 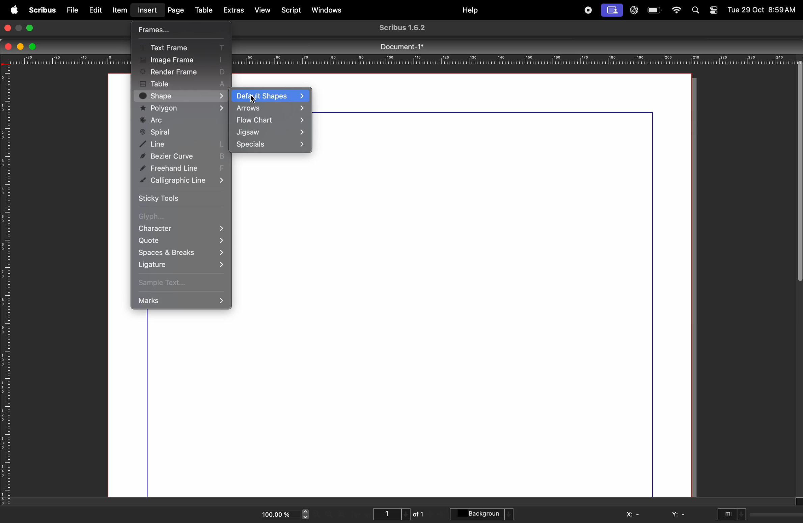 What do you see at coordinates (182, 156) in the screenshot?
I see `bezier curve   B` at bounding box center [182, 156].